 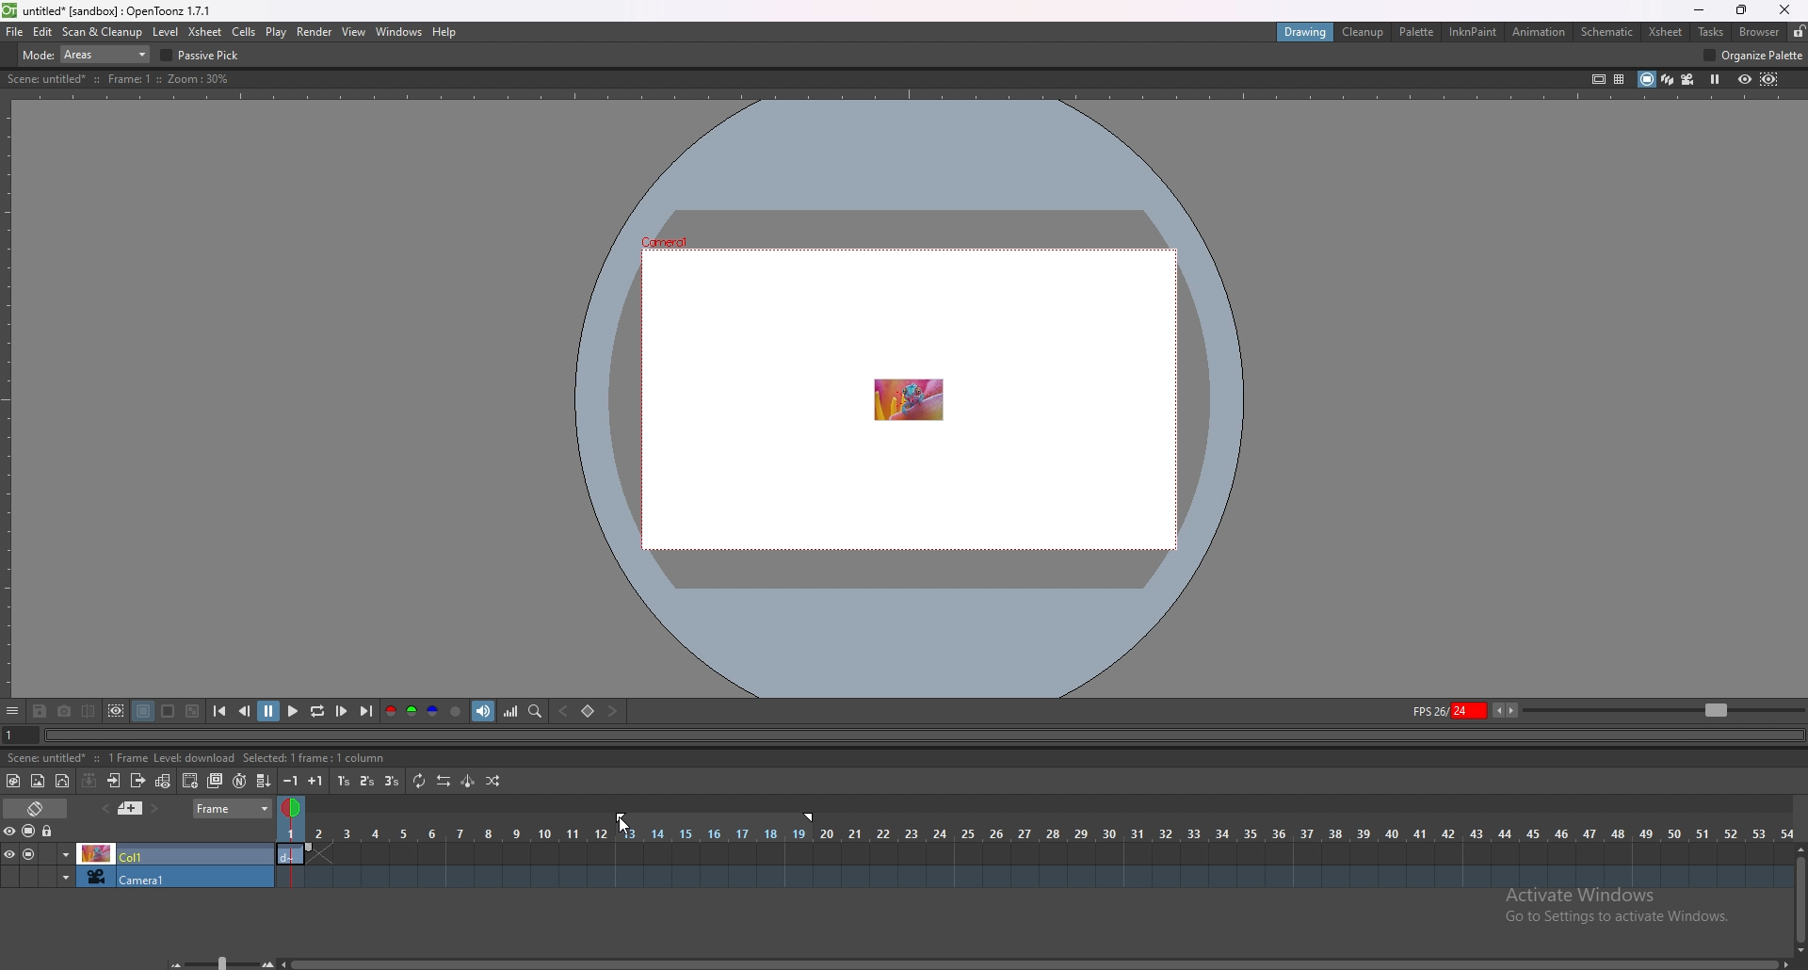 I want to click on inknpaint, so click(x=1473, y=31).